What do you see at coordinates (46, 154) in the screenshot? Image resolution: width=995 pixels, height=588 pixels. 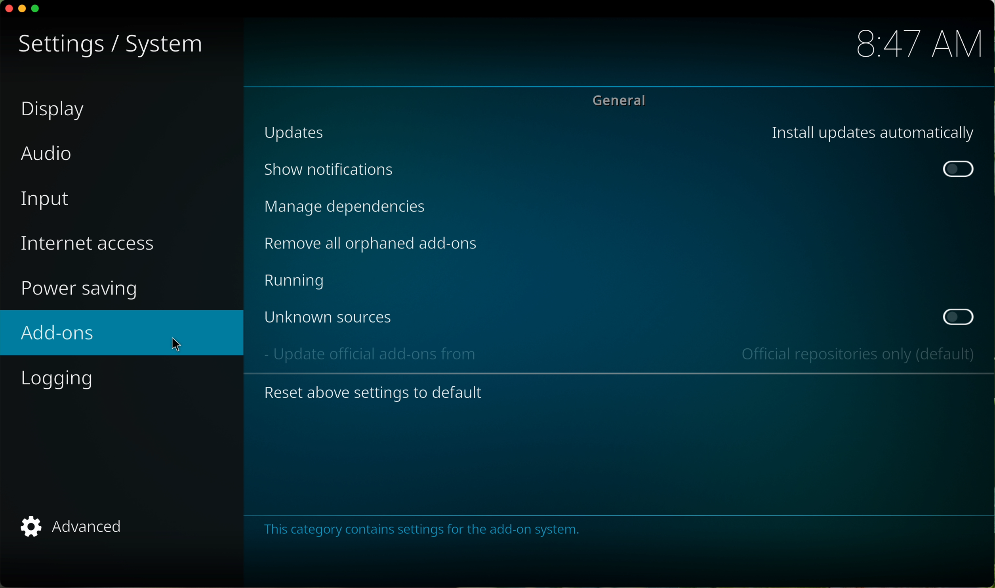 I see `audio` at bounding box center [46, 154].